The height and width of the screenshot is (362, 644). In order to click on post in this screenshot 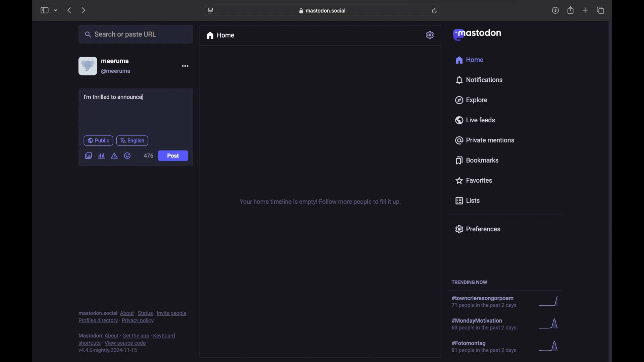, I will do `click(173, 156)`.